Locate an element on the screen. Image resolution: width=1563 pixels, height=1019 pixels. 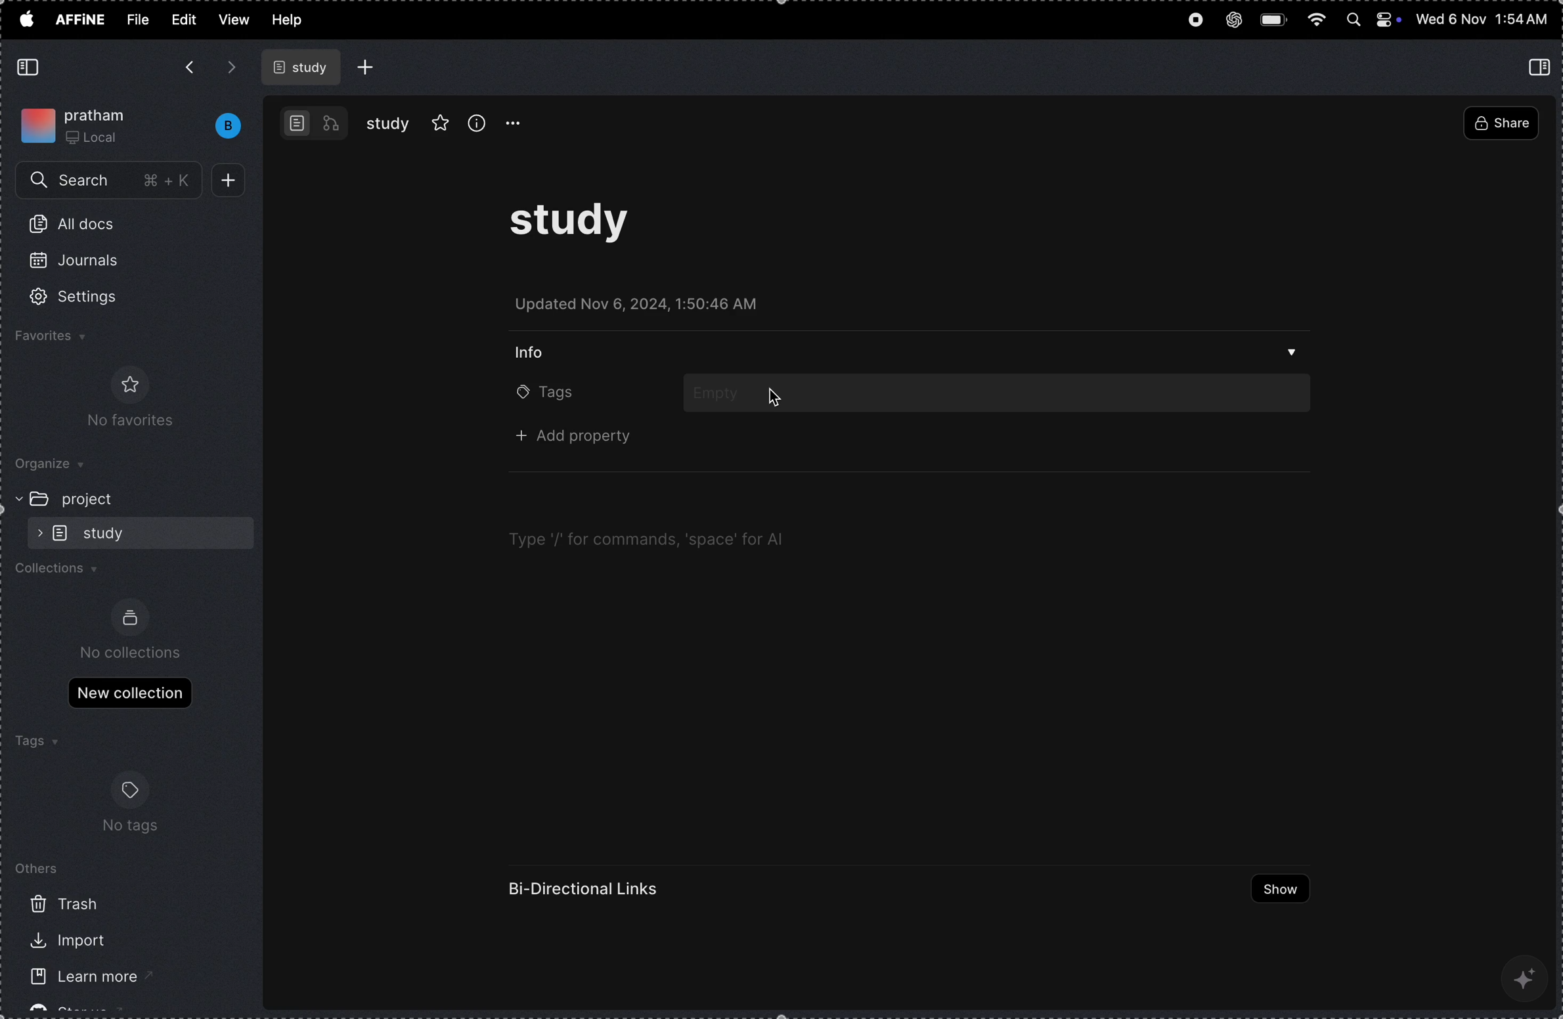
cursor is located at coordinates (774, 400).